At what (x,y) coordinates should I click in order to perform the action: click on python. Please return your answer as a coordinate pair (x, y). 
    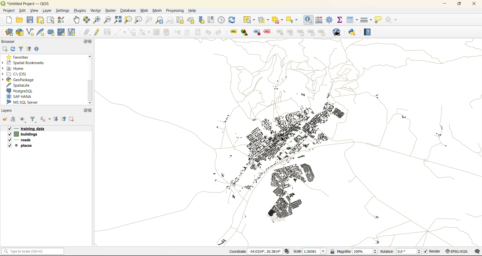
    Looking at the image, I should click on (352, 33).